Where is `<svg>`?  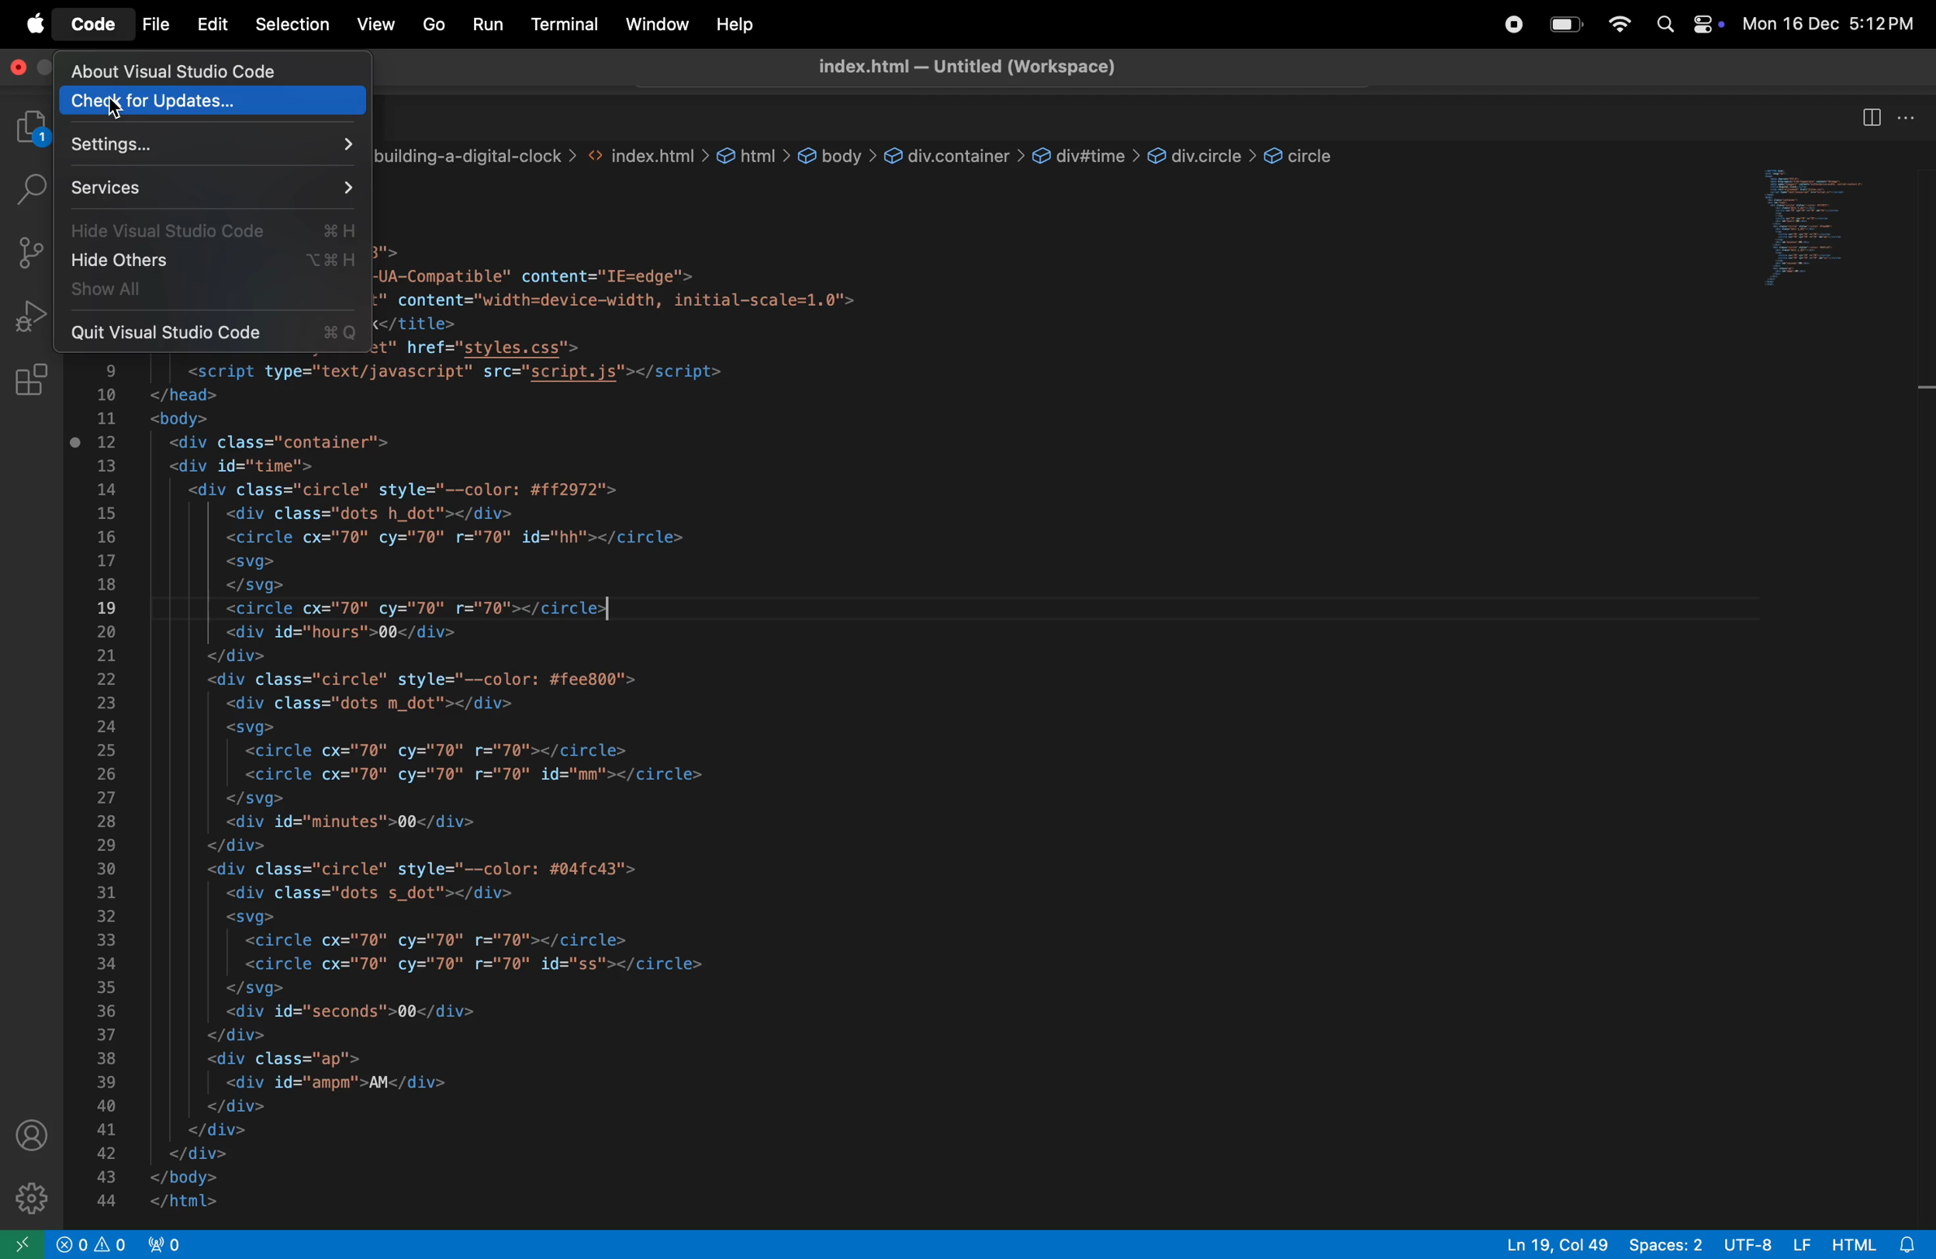 <svg> is located at coordinates (258, 917).